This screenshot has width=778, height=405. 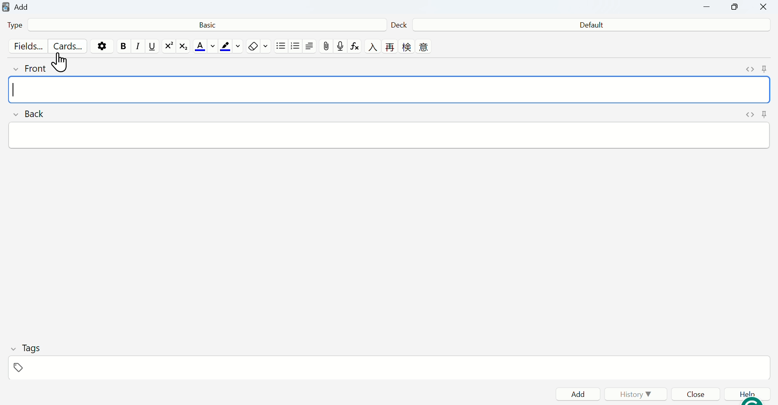 What do you see at coordinates (238, 46) in the screenshot?
I see `change color` at bounding box center [238, 46].